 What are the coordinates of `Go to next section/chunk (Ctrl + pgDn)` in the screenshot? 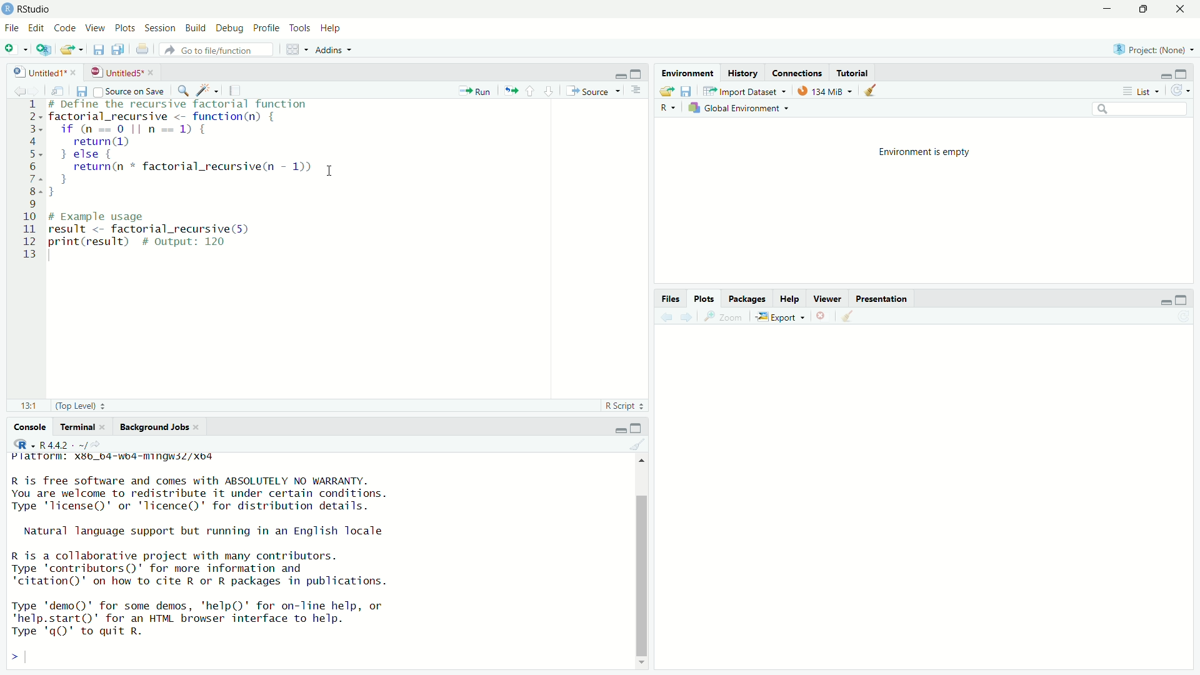 It's located at (547, 90).